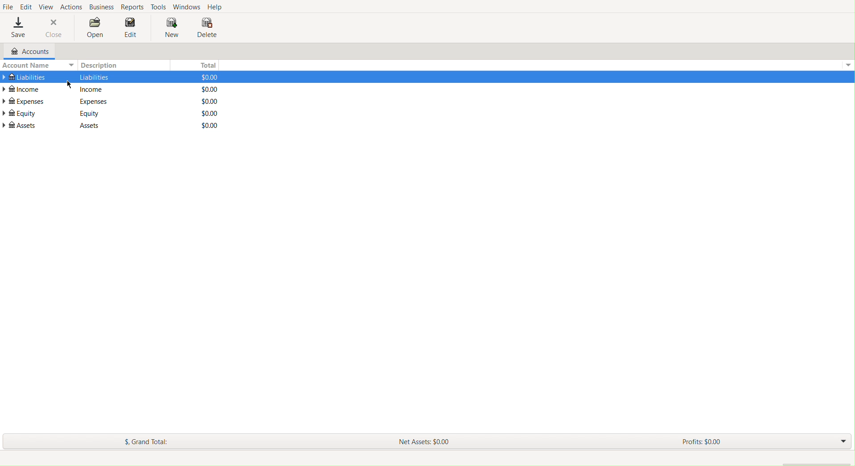  I want to click on Description, so click(102, 65).